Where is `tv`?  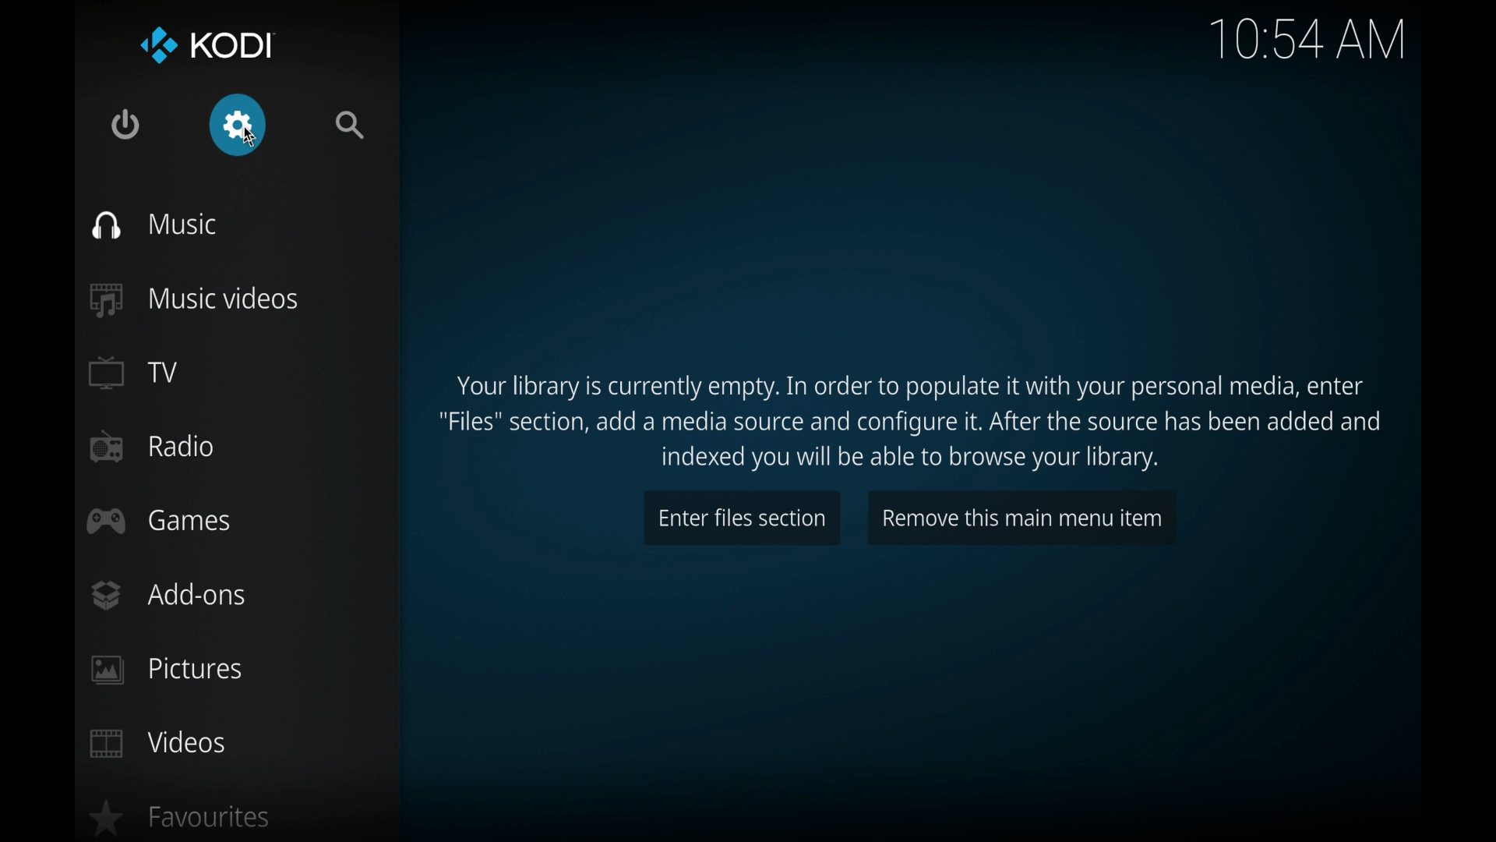 tv is located at coordinates (135, 373).